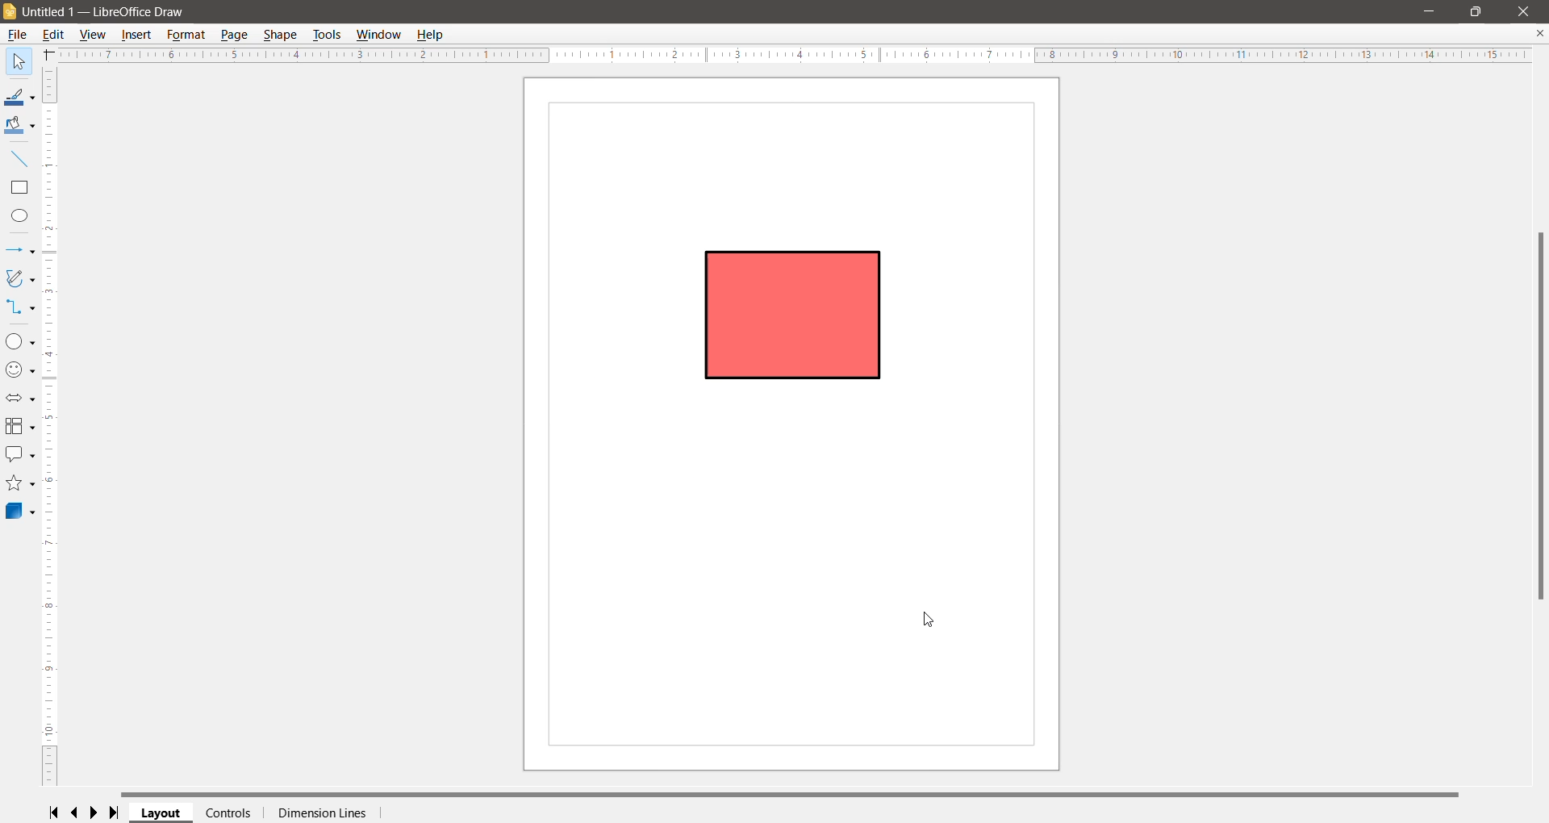  What do you see at coordinates (186, 35) in the screenshot?
I see `Format` at bounding box center [186, 35].